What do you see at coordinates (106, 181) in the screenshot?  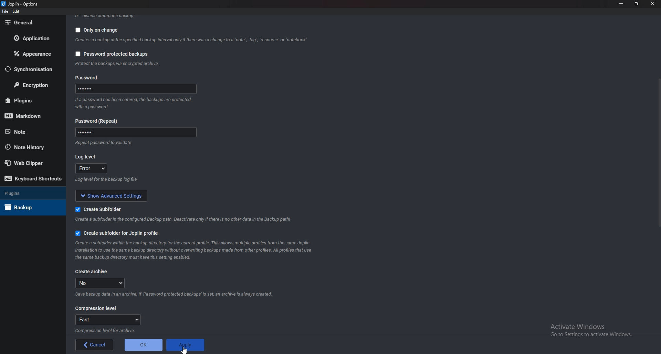 I see `Info on log level` at bounding box center [106, 181].